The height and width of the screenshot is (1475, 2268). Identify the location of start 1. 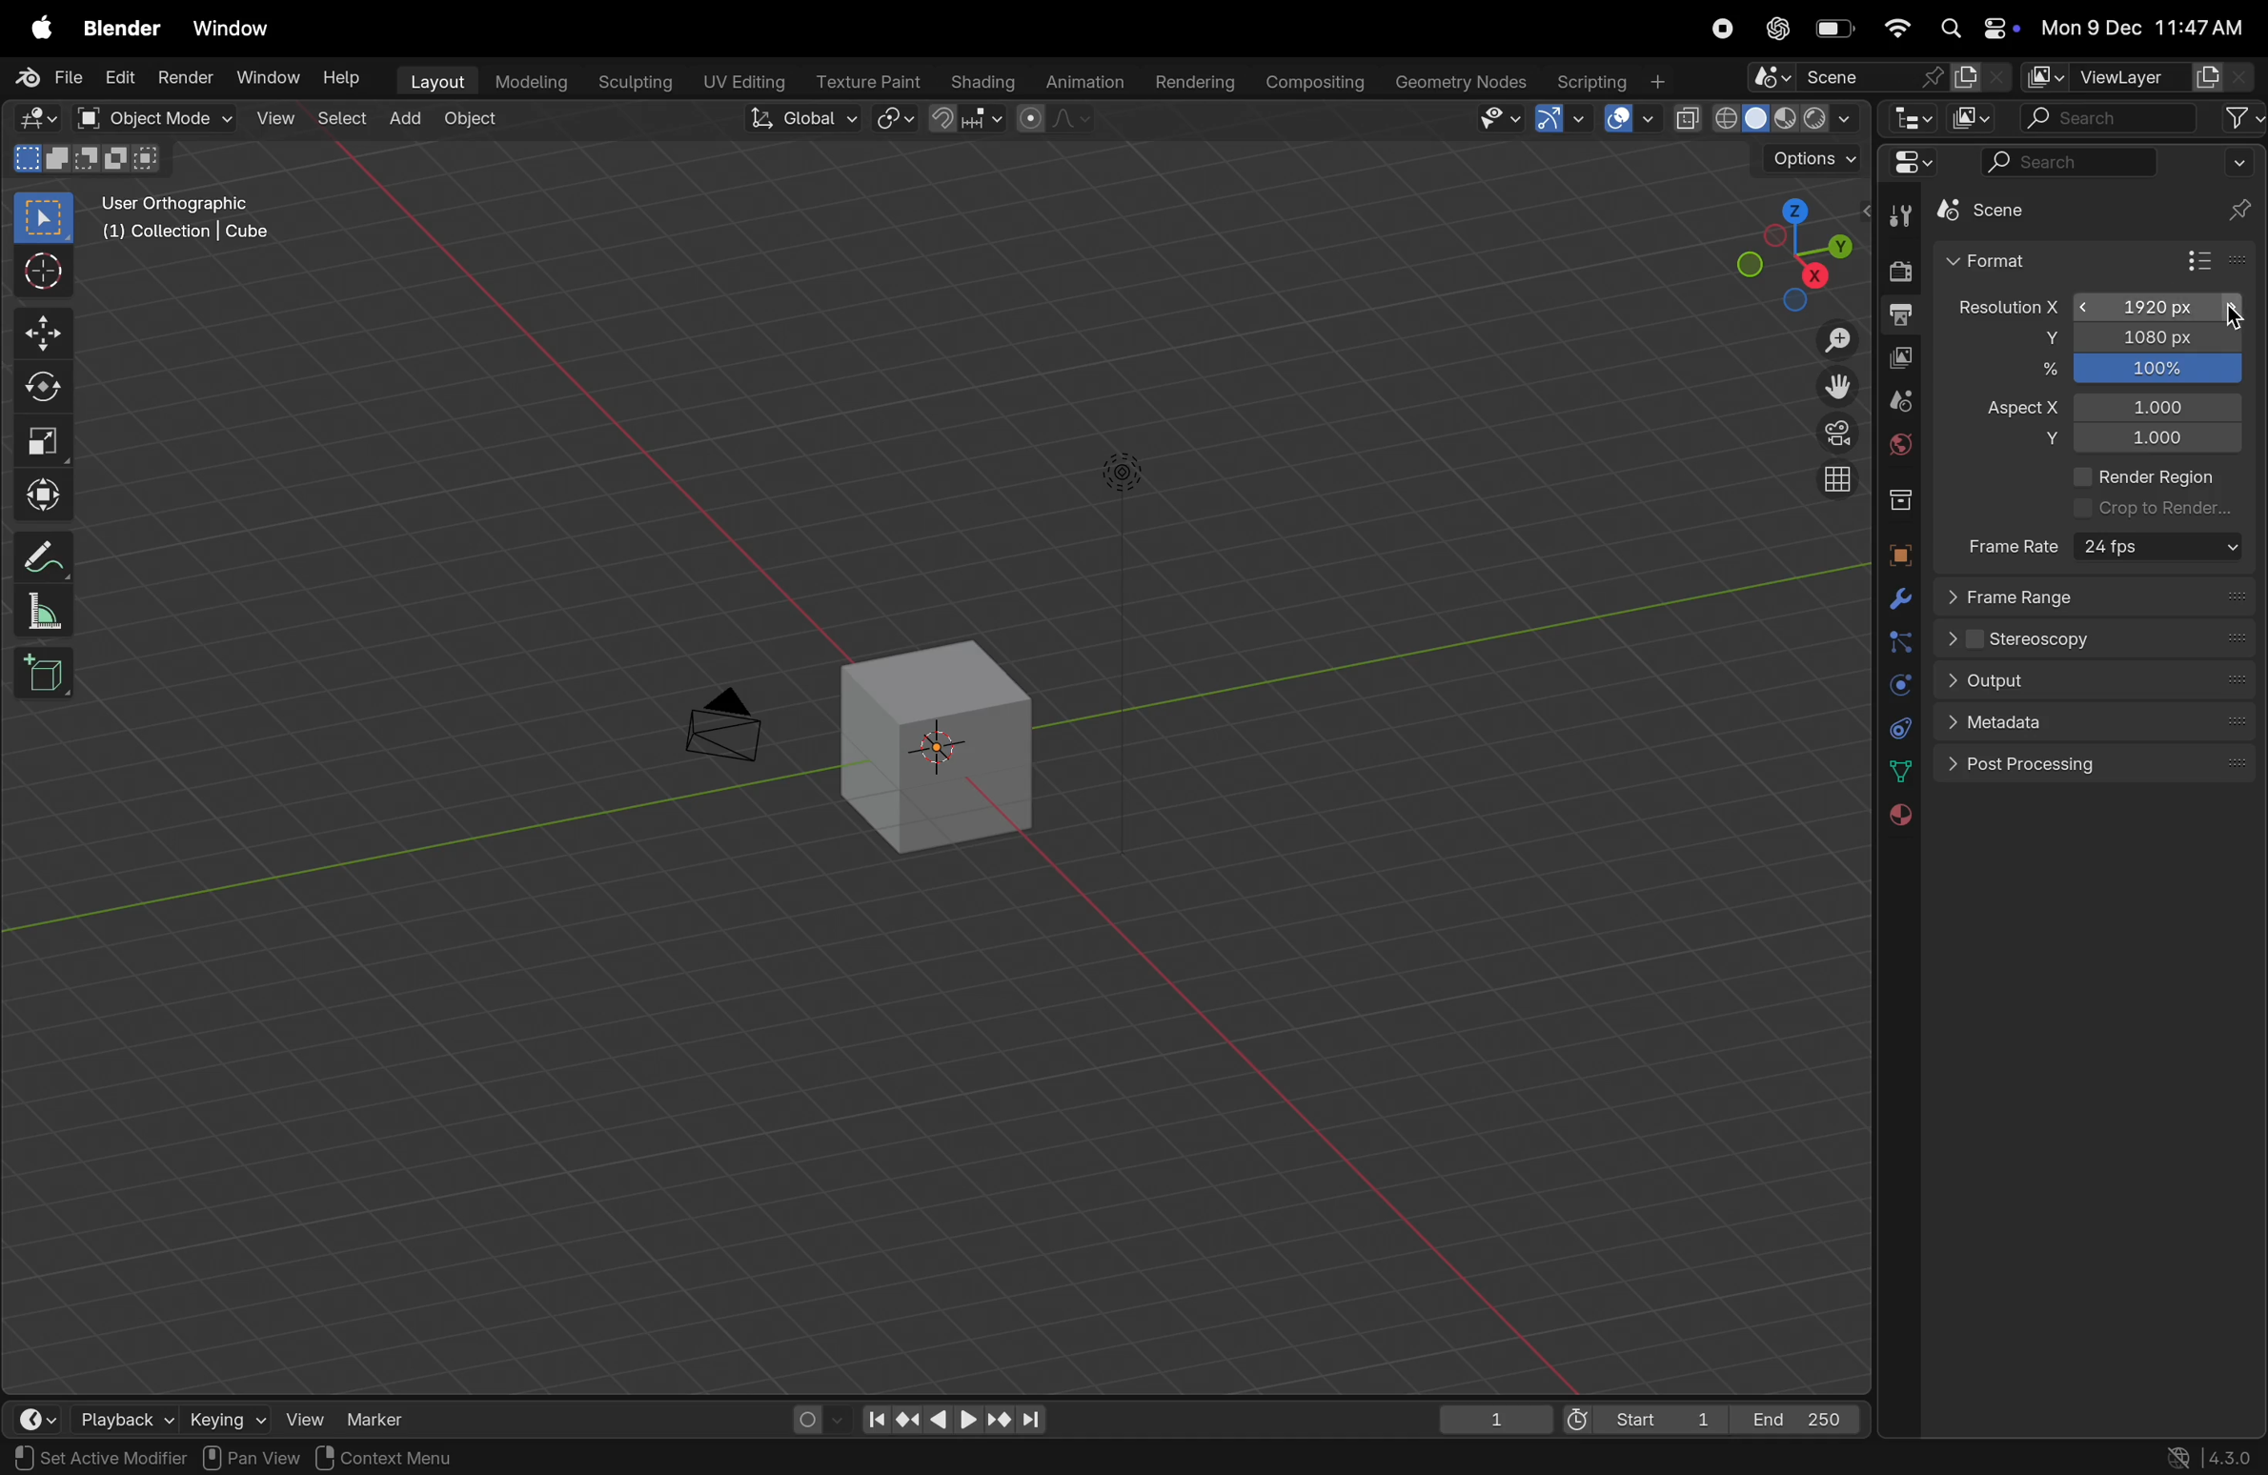
(1641, 1417).